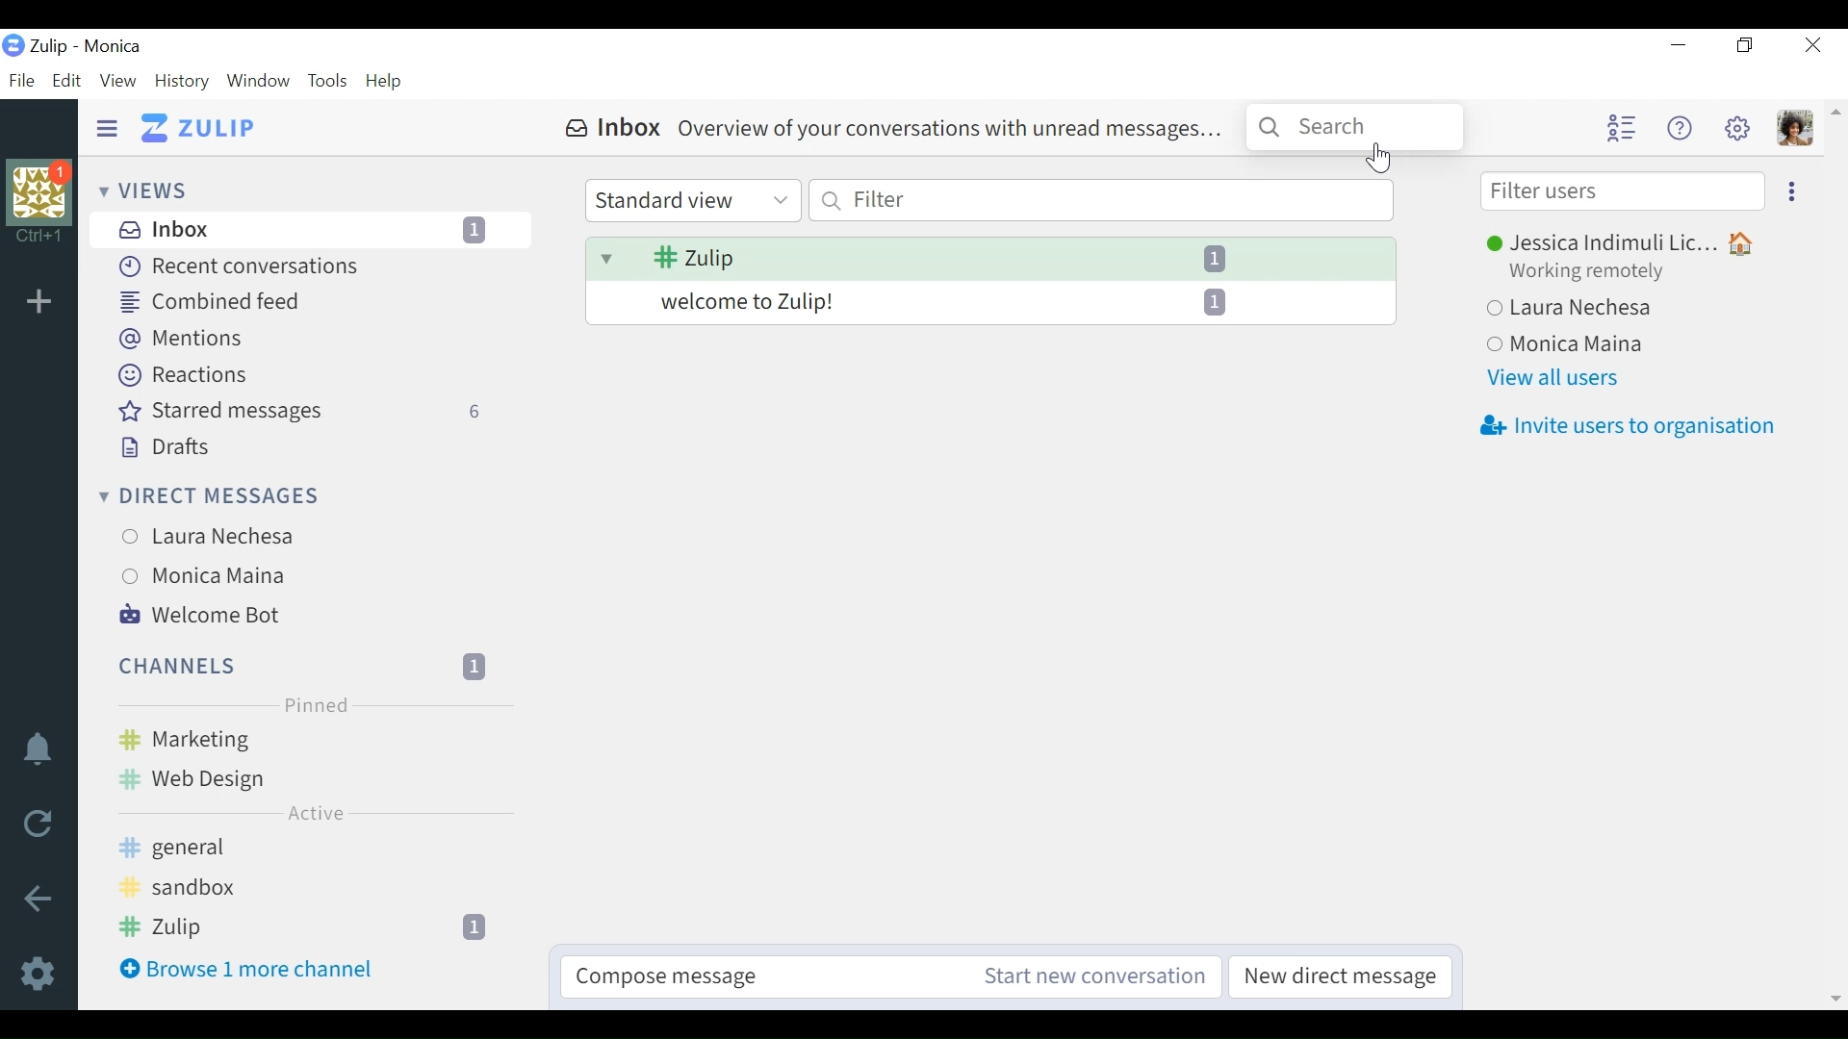 This screenshot has height=1039, width=1848. I want to click on Monica Maina, so click(1581, 342).